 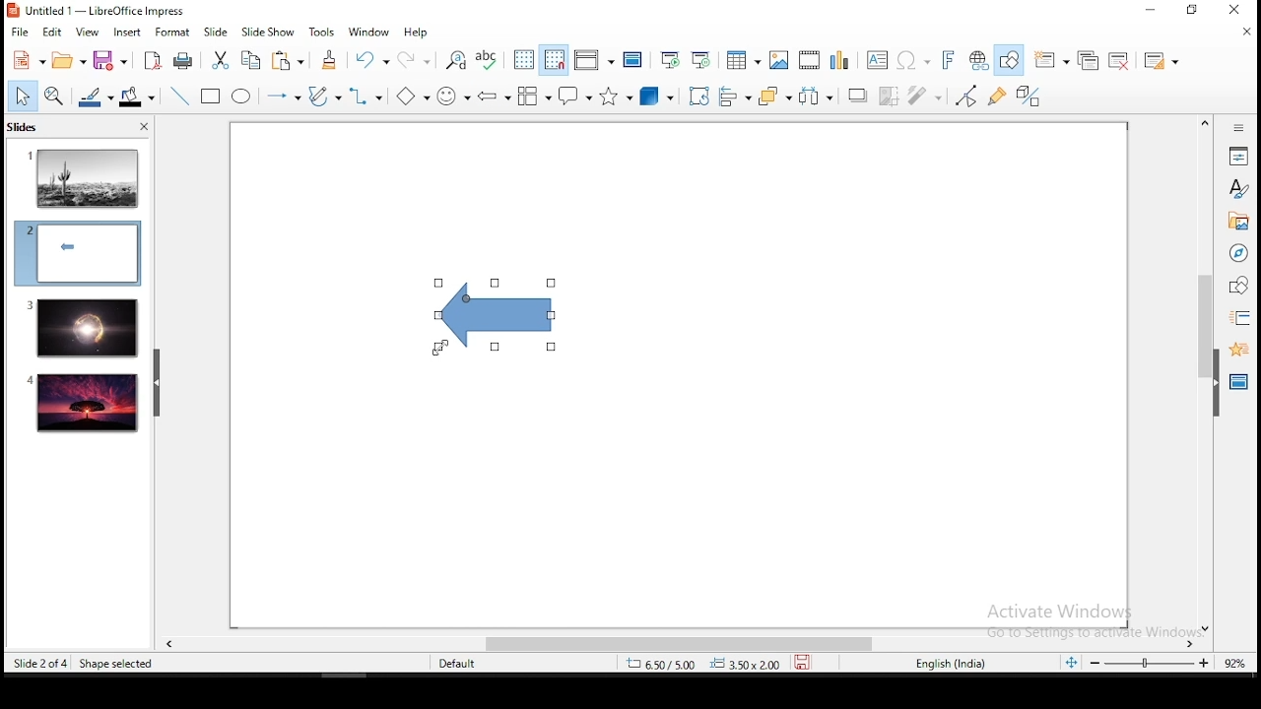 I want to click on print, so click(x=184, y=60).